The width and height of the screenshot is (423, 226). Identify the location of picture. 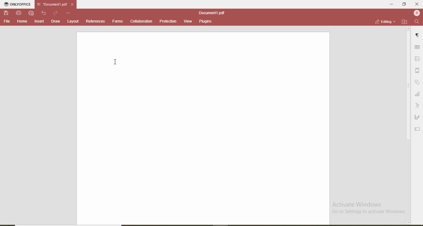
(418, 58).